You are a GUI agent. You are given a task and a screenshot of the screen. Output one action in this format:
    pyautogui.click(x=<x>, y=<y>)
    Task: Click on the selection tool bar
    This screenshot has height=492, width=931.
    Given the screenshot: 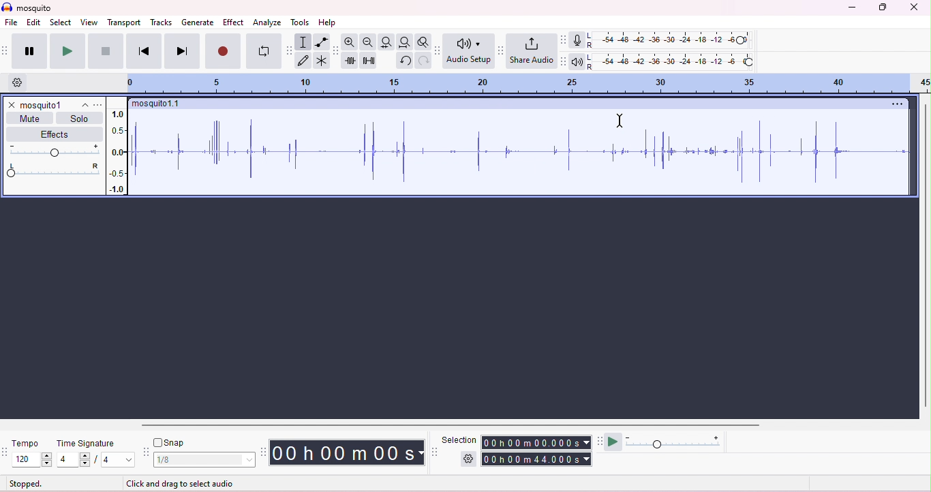 What is the action you would take?
    pyautogui.click(x=436, y=452)
    